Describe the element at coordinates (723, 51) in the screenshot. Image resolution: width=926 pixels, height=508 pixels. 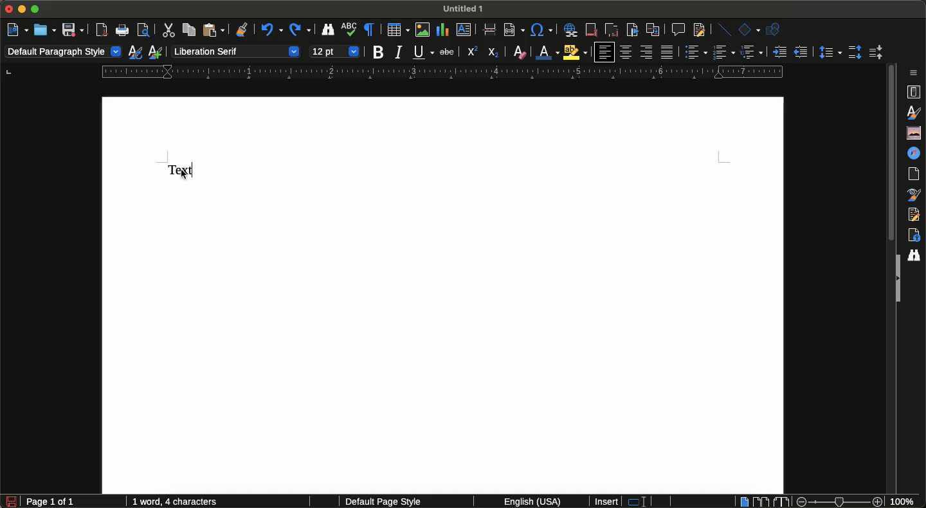
I see `Toggle ordered list` at that location.